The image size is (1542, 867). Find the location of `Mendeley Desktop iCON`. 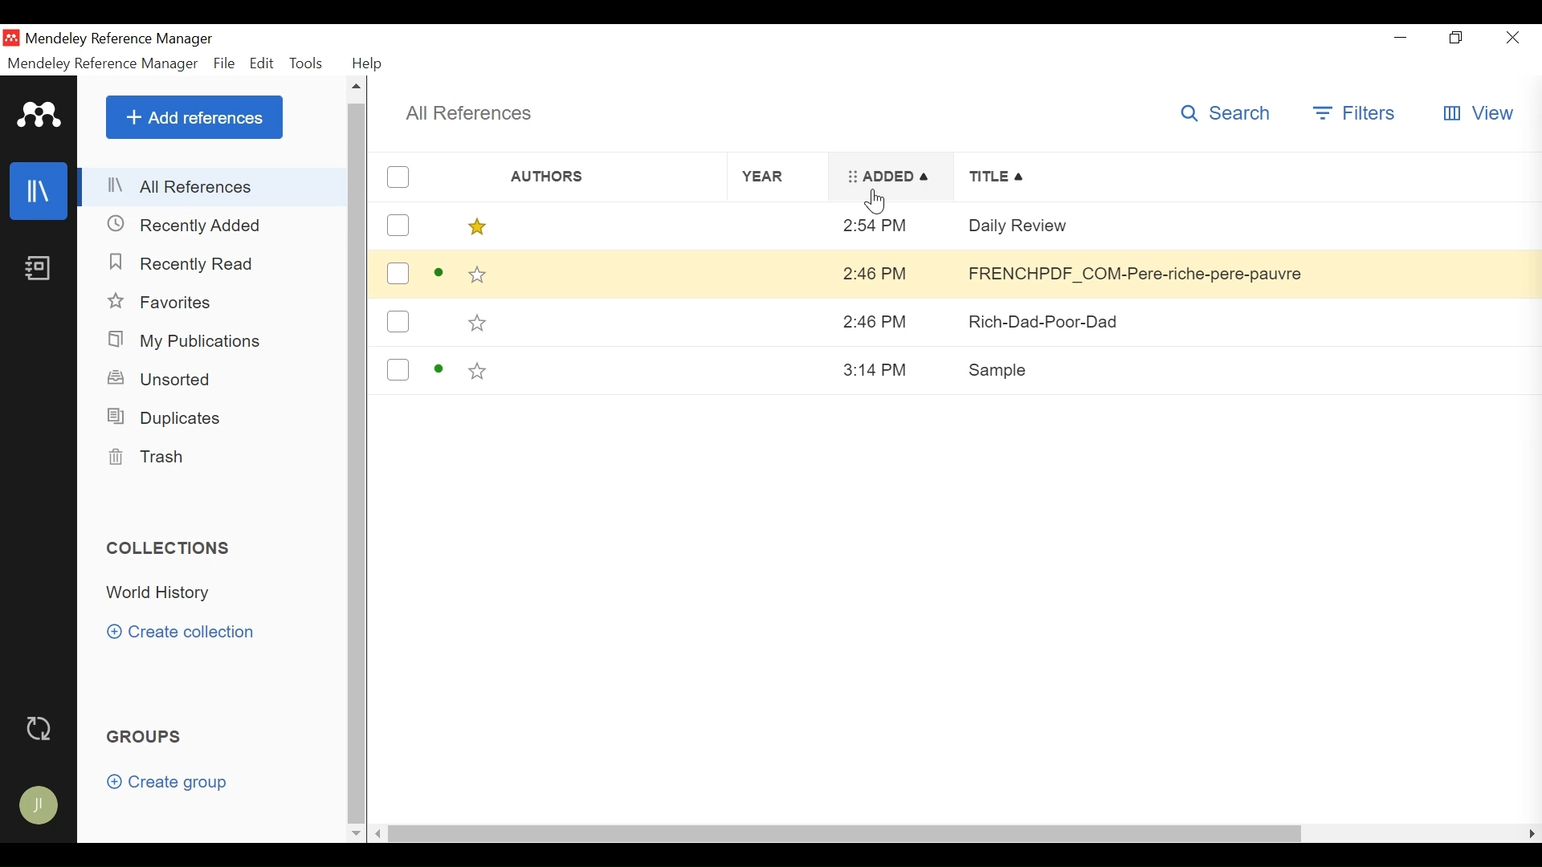

Mendeley Desktop iCON is located at coordinates (11, 37).